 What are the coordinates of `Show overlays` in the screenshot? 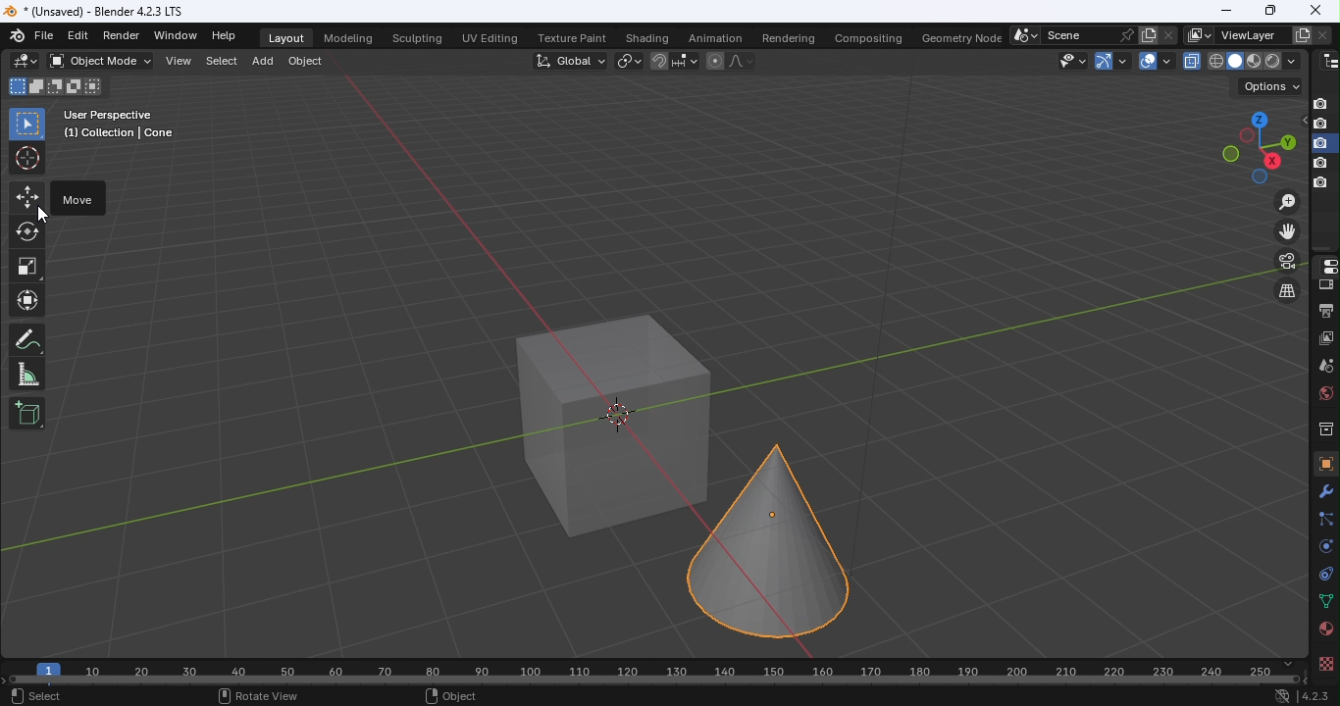 It's located at (1147, 61).